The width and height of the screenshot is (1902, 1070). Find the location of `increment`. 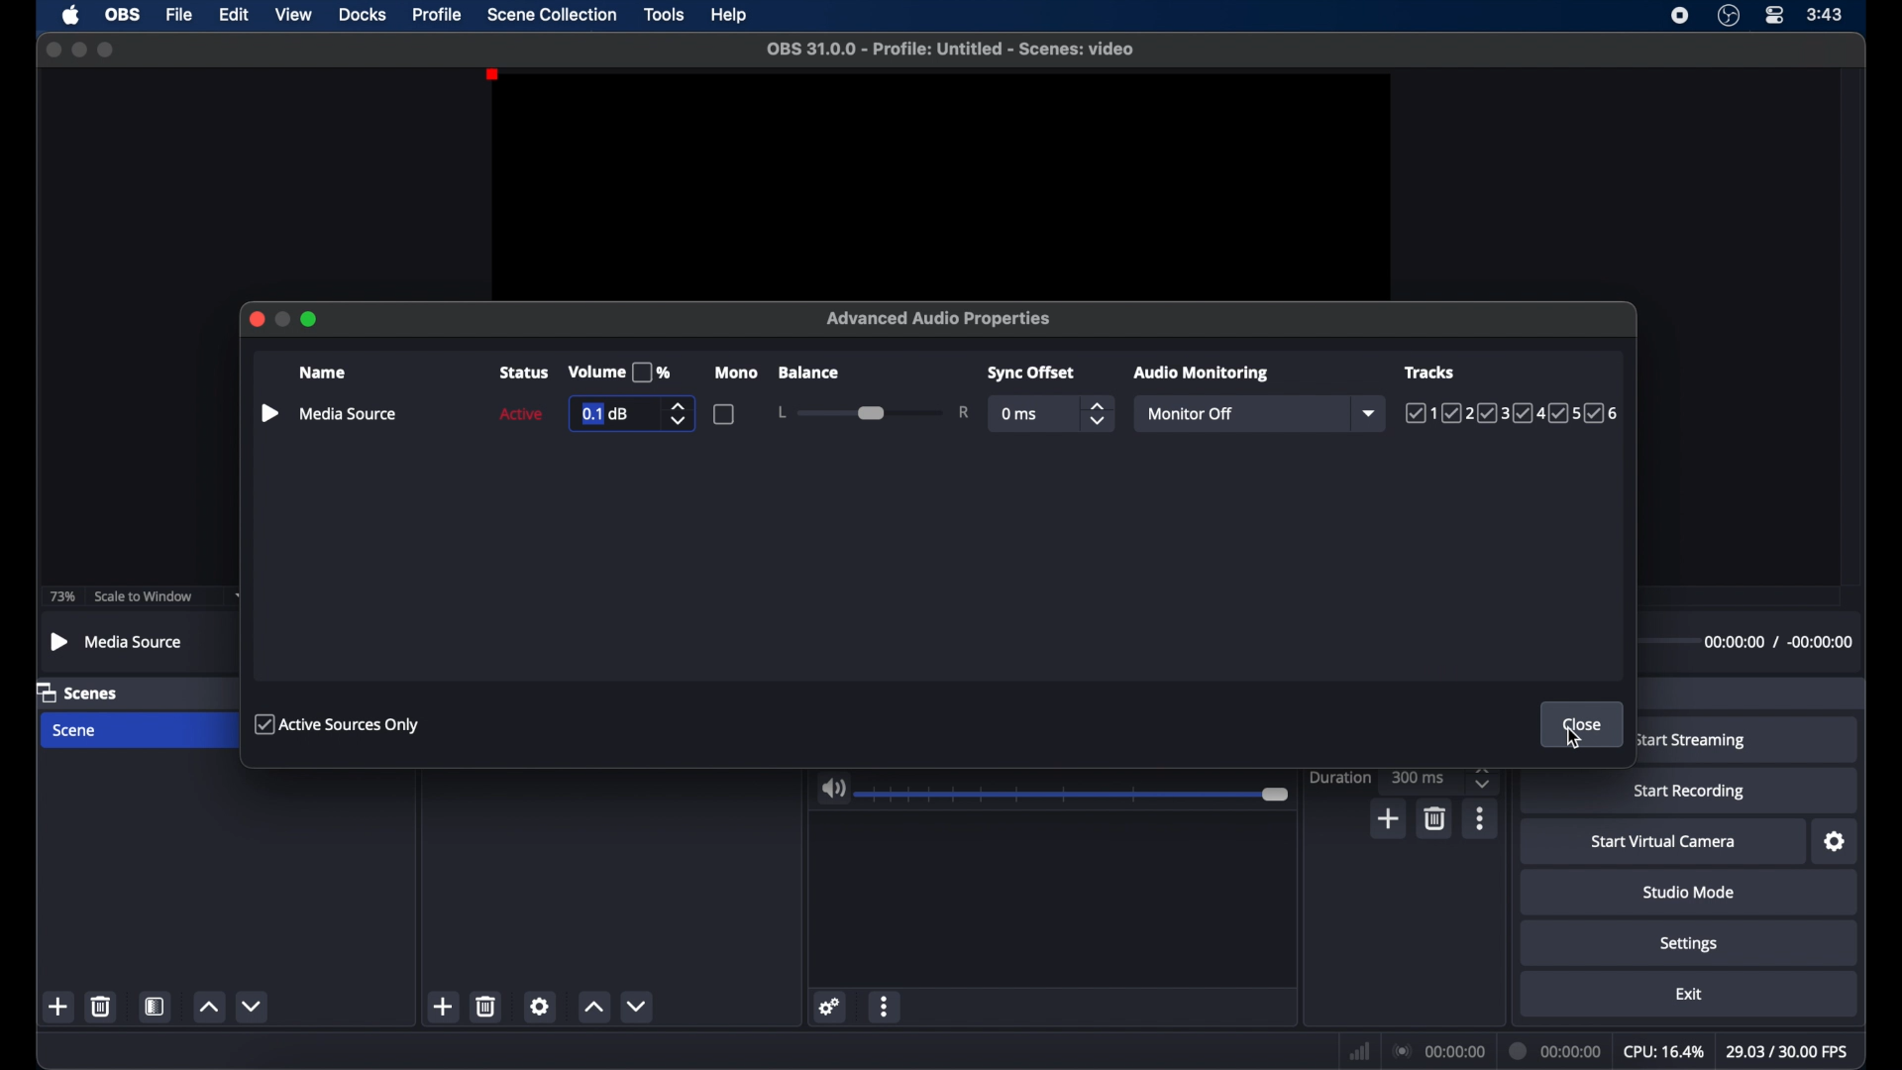

increment is located at coordinates (208, 1006).